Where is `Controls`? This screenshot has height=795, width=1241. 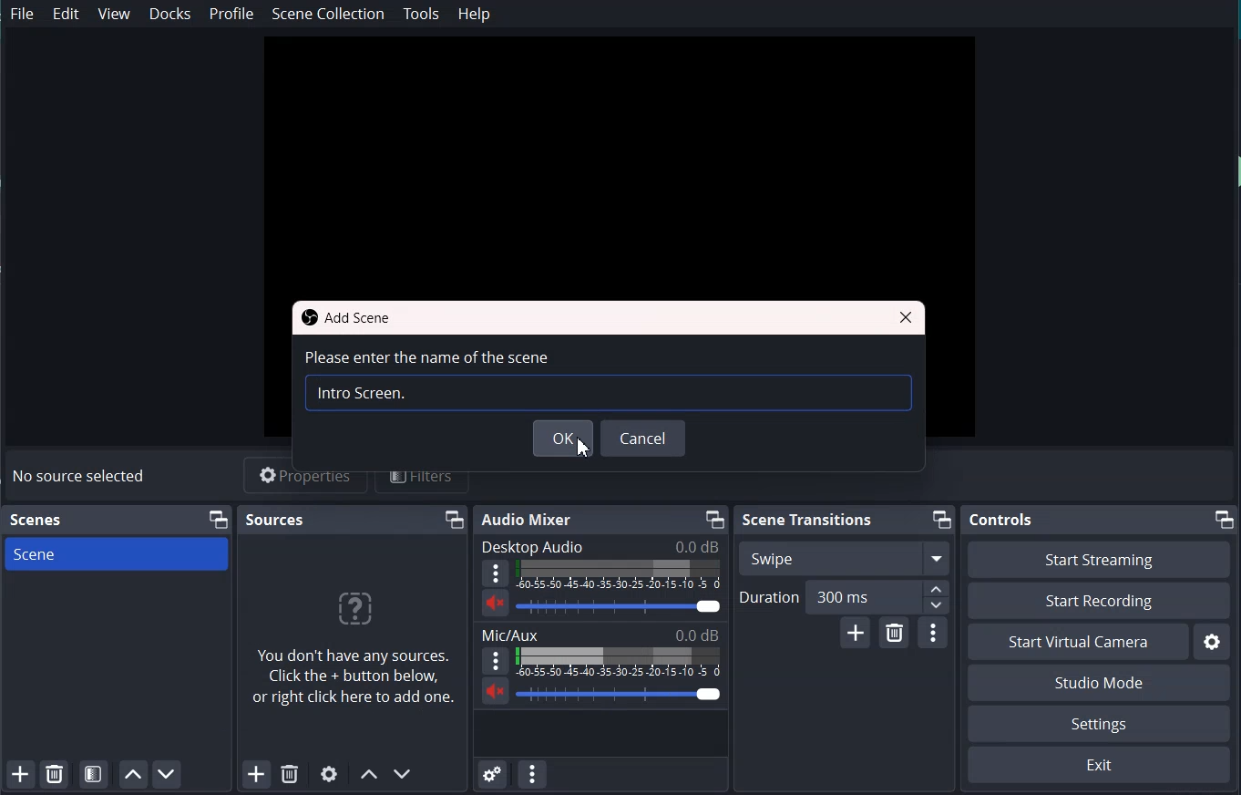 Controls is located at coordinates (1003, 520).